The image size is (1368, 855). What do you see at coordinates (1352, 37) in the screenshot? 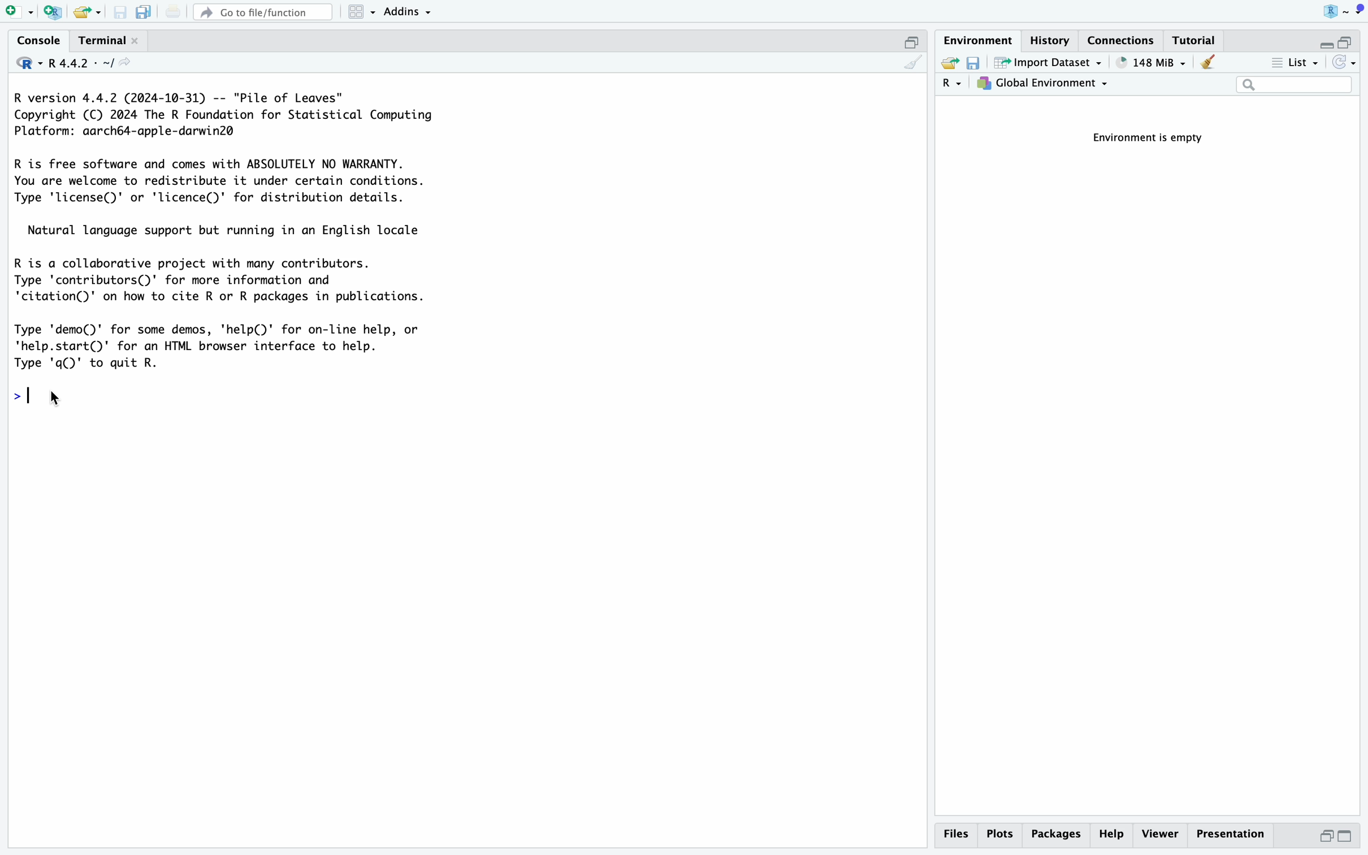
I see `maximize` at bounding box center [1352, 37].